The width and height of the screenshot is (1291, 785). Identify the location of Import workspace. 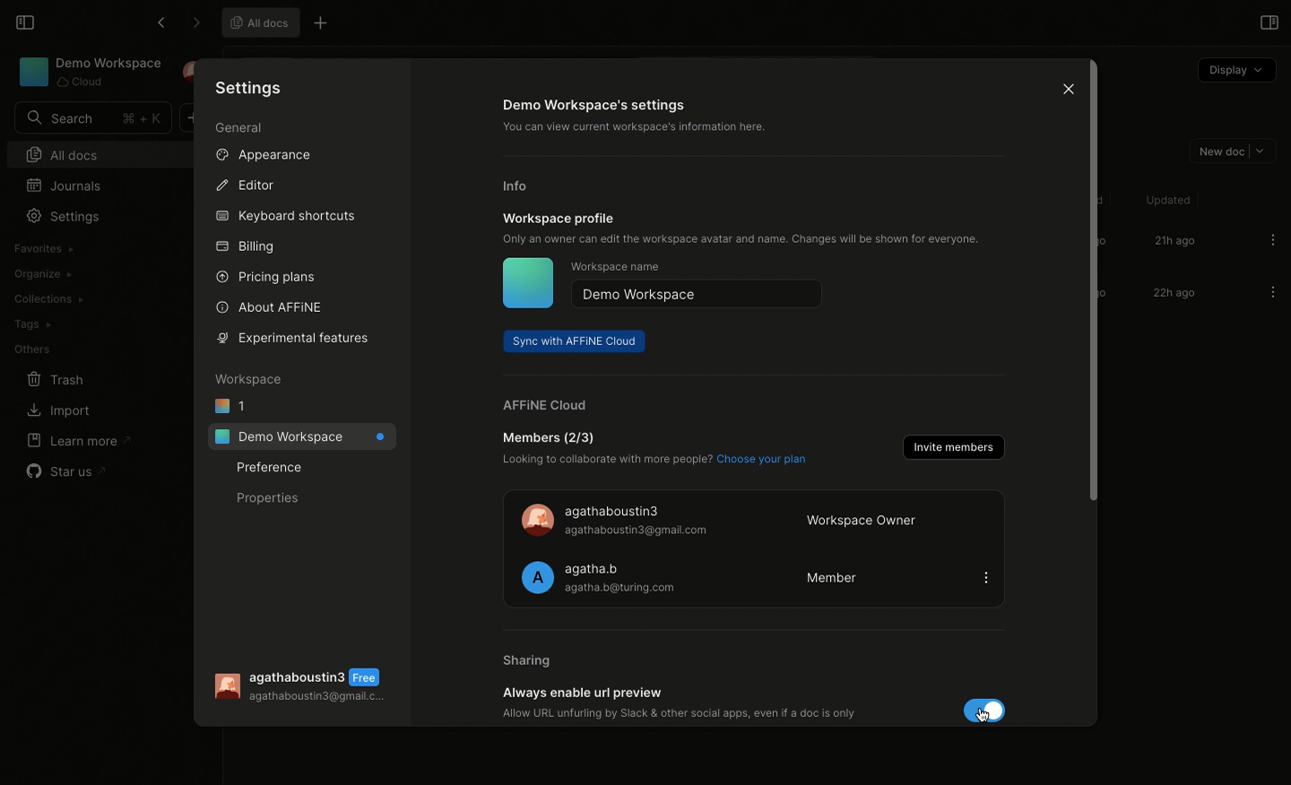
(84, 247).